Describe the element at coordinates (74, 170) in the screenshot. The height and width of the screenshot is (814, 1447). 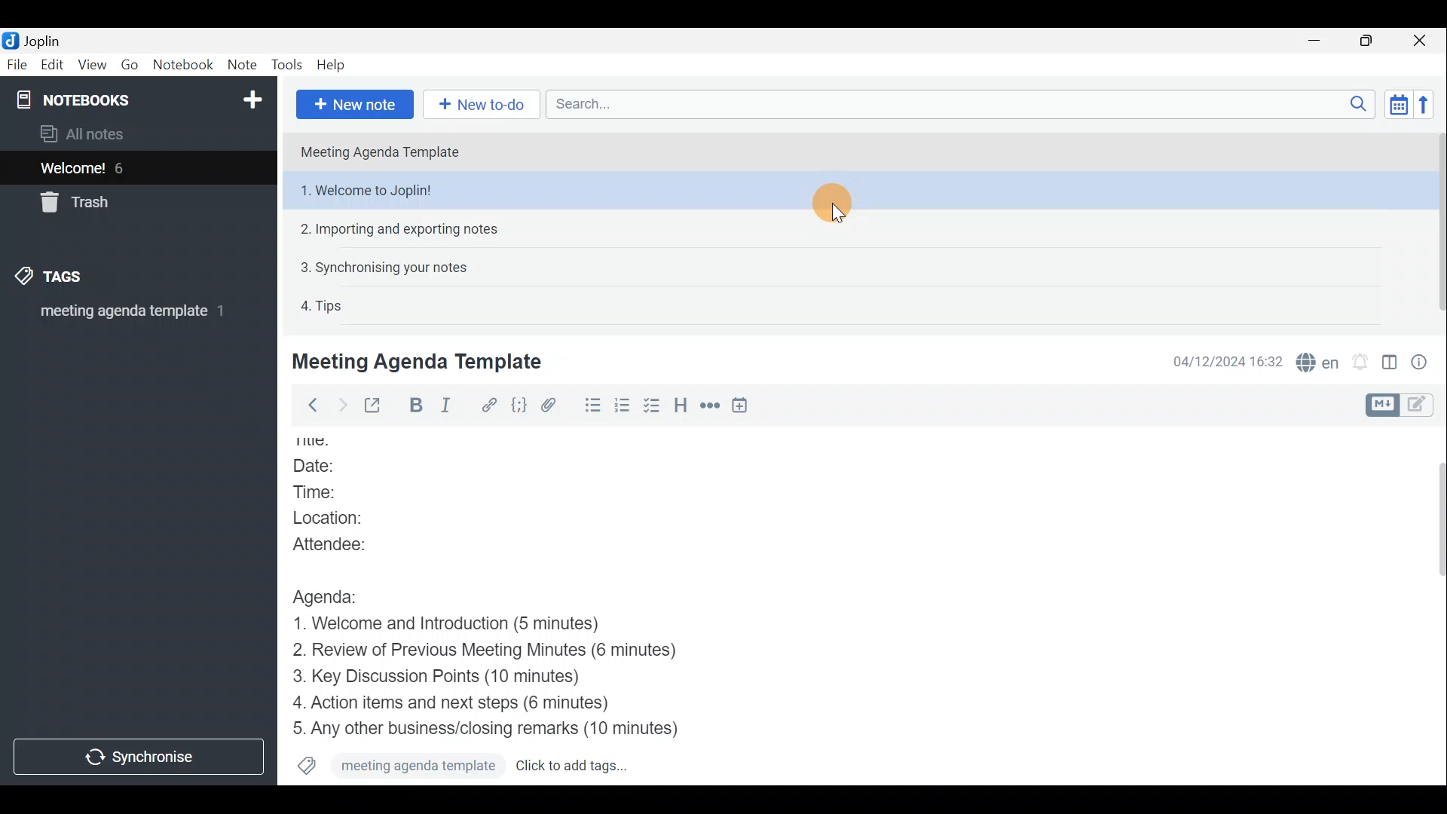
I see `Welcome!` at that location.